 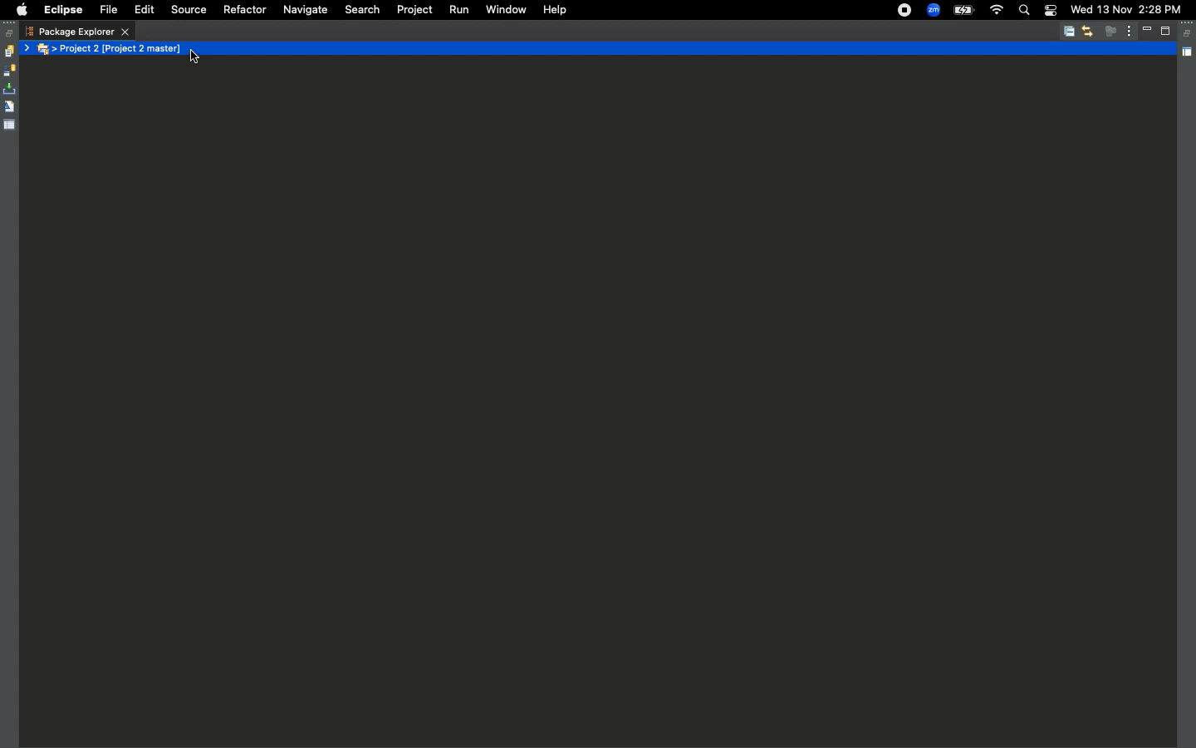 What do you see at coordinates (1130, 30) in the screenshot?
I see `View menu` at bounding box center [1130, 30].